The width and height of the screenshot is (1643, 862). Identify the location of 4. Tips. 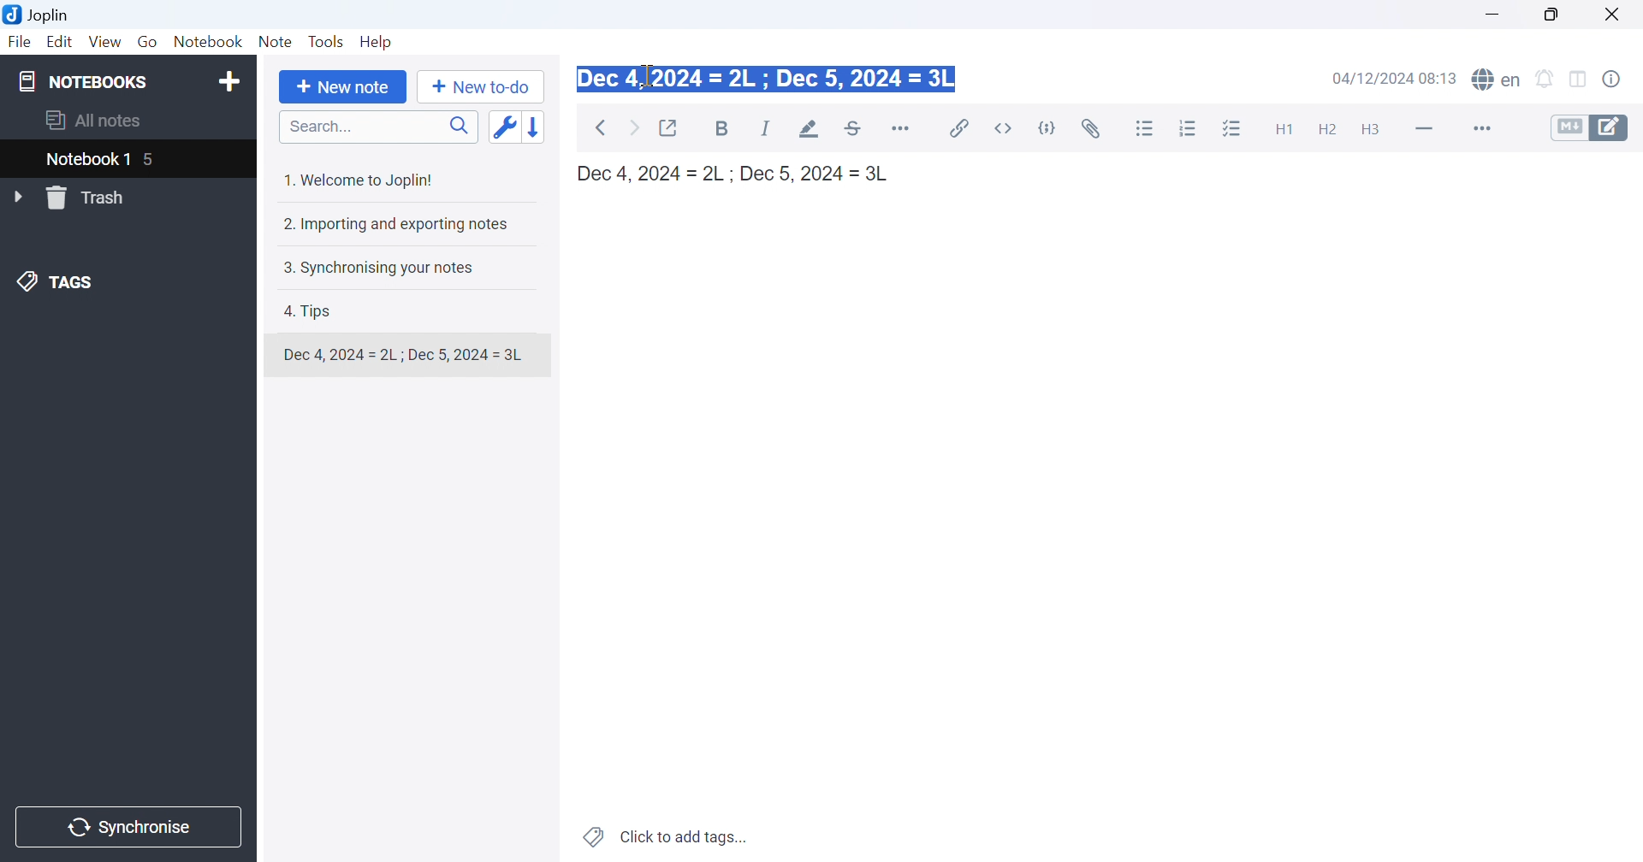
(315, 310).